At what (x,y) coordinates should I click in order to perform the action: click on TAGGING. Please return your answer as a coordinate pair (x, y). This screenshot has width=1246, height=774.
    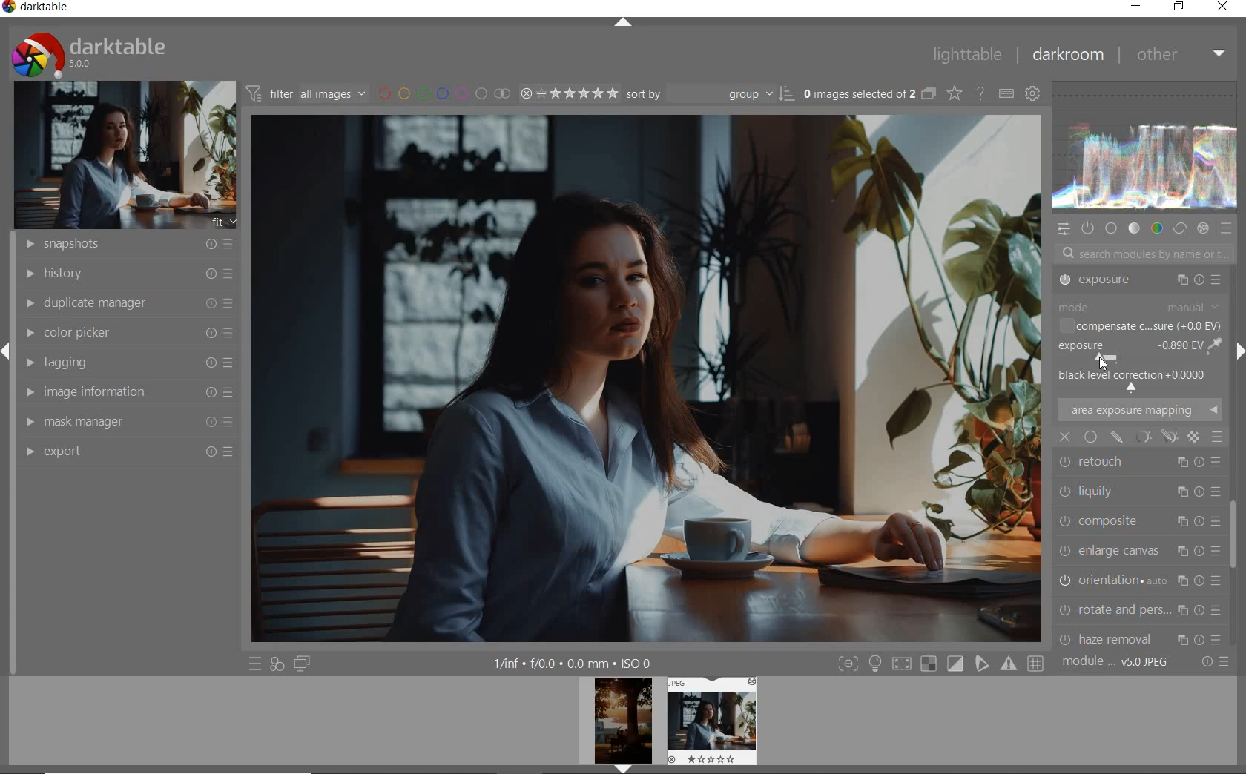
    Looking at the image, I should click on (125, 361).